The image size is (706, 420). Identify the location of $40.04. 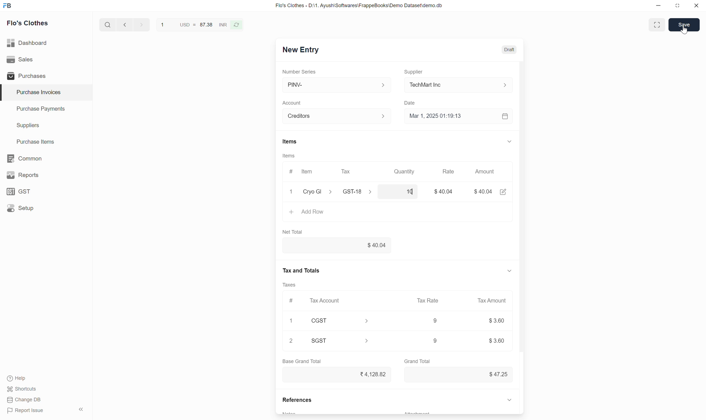
(337, 246).